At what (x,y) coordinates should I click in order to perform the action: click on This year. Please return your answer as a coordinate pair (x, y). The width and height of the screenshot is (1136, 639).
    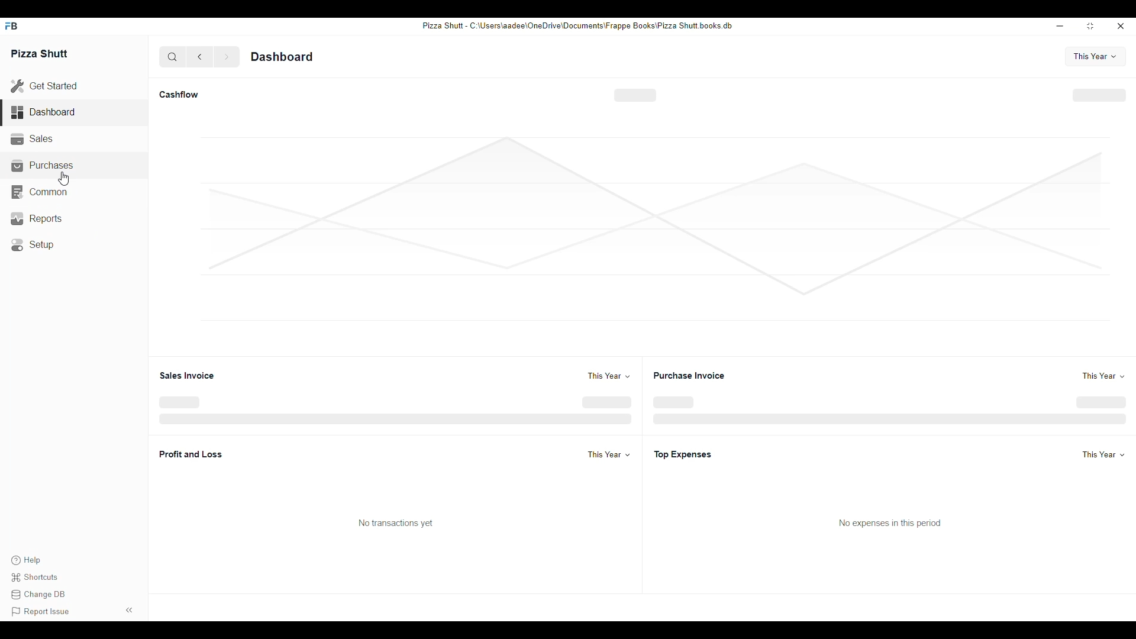
    Looking at the image, I should click on (609, 454).